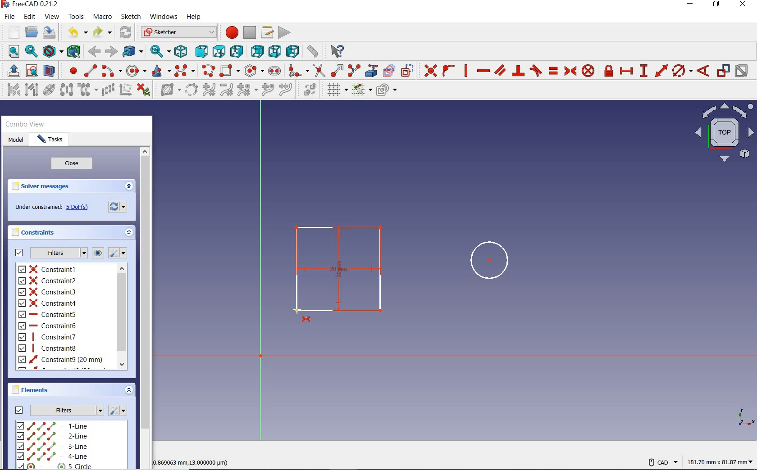 The width and height of the screenshot is (757, 470). Describe the element at coordinates (19, 410) in the screenshot. I see `Filters checkbox` at that location.